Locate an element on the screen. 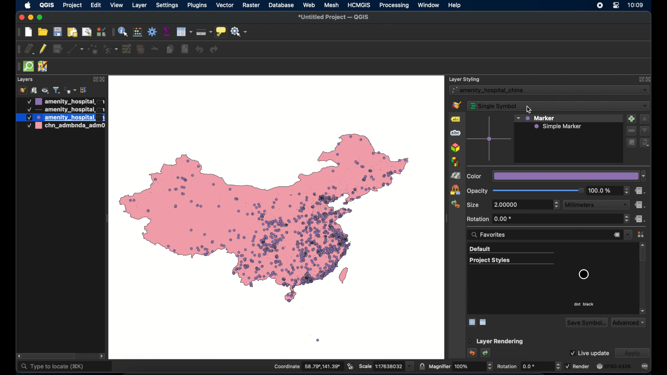 The width and height of the screenshot is (667, 375). database is located at coordinates (281, 5).